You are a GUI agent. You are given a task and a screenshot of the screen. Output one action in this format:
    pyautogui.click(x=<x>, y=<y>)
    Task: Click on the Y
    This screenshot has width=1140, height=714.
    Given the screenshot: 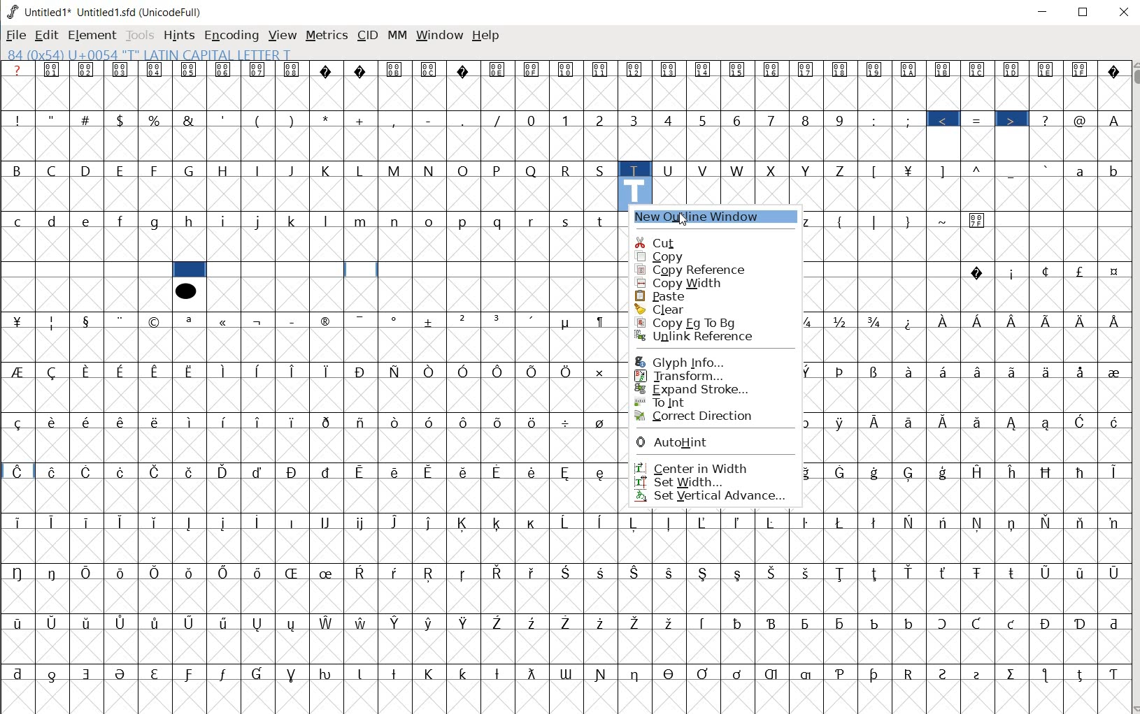 What is the action you would take?
    pyautogui.click(x=808, y=170)
    